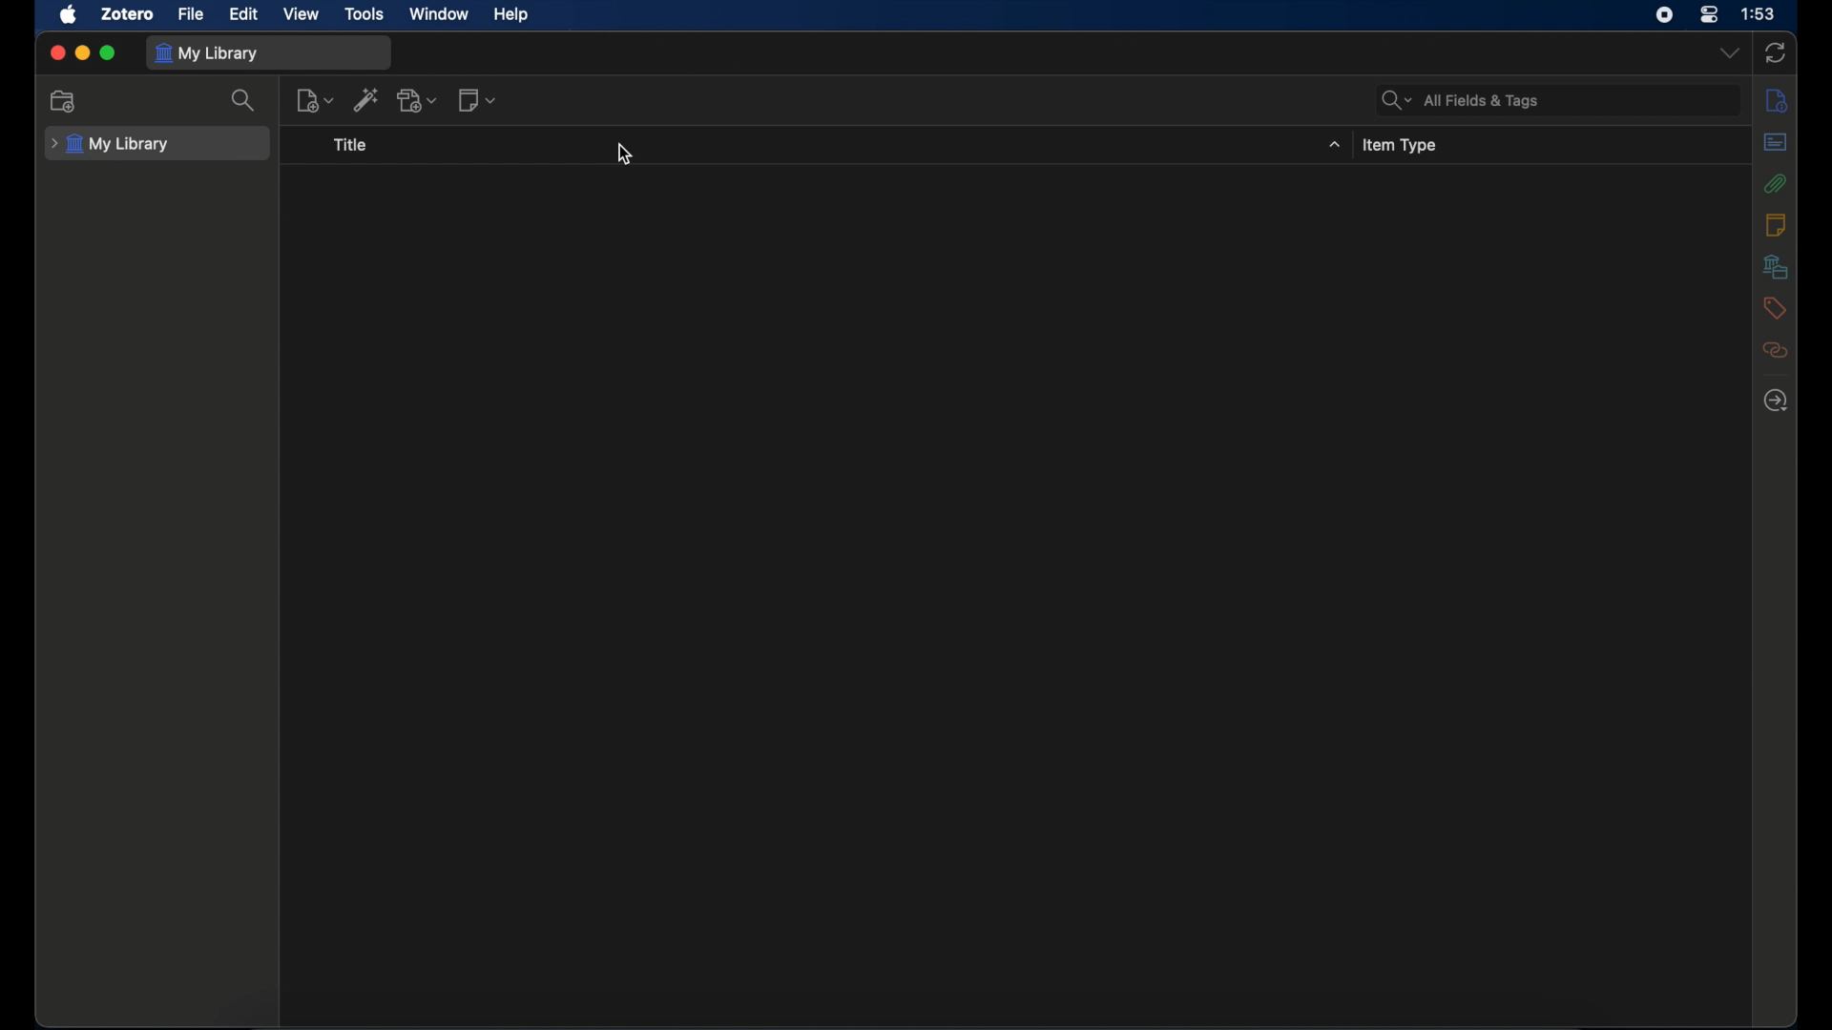 The image size is (1832, 1030). What do you see at coordinates (418, 99) in the screenshot?
I see `add attachment` at bounding box center [418, 99].